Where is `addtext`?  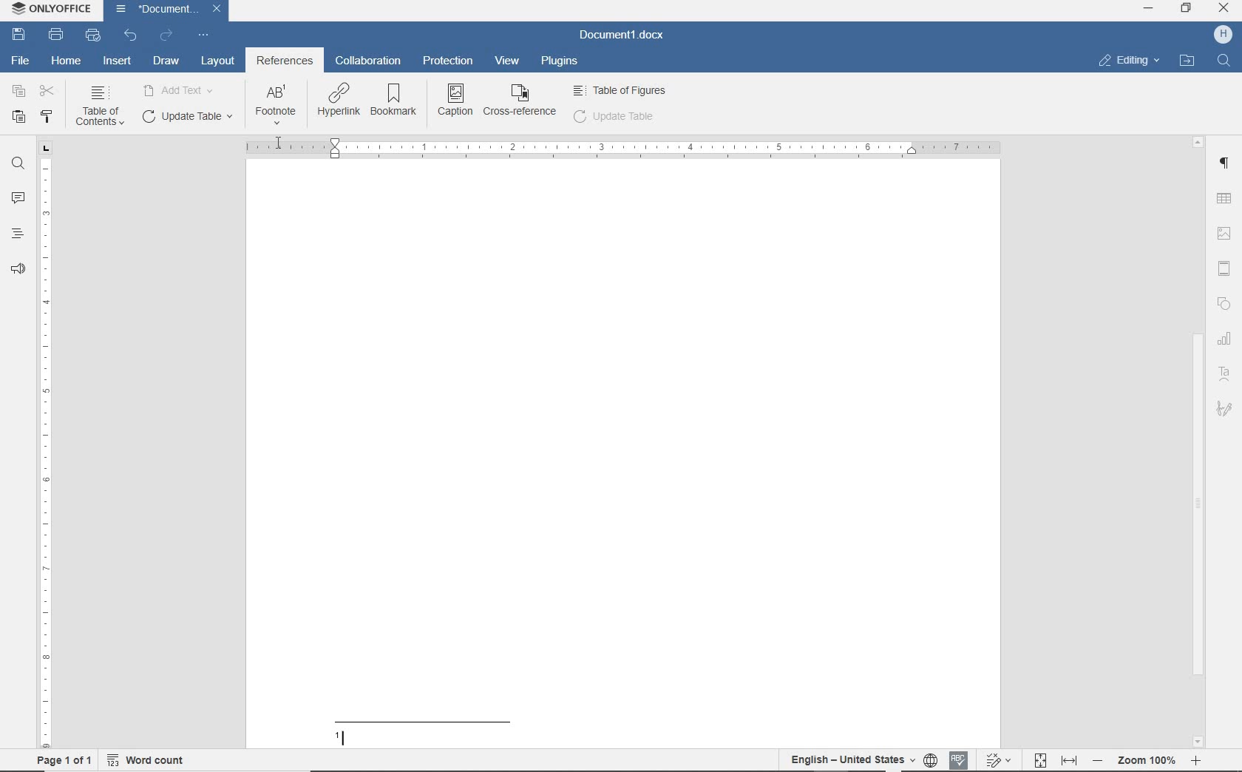 addtext is located at coordinates (180, 89).